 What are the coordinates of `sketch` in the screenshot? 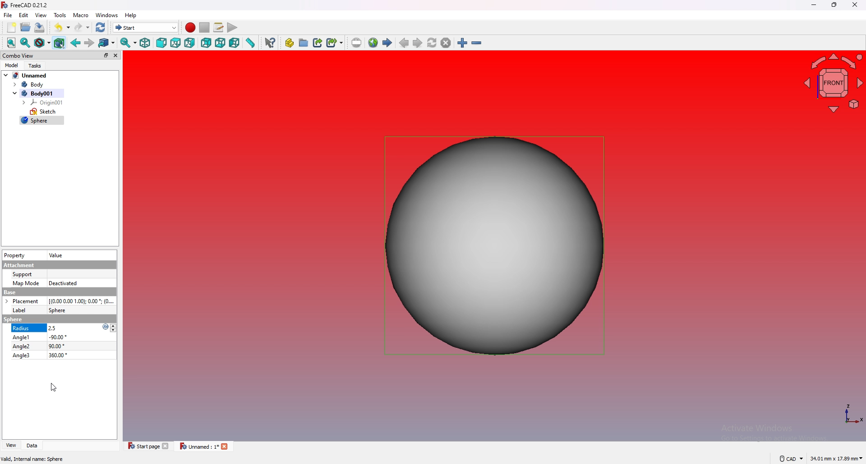 It's located at (43, 112).